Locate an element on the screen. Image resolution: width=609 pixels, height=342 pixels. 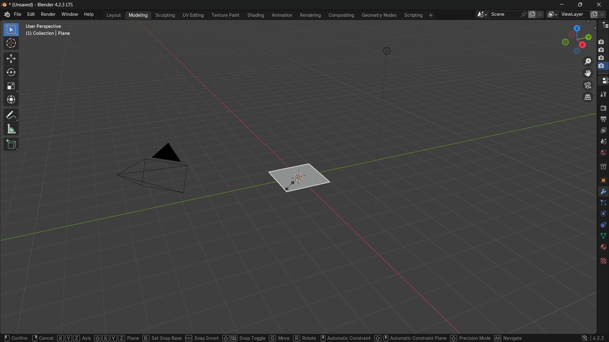
toggle the camera view is located at coordinates (588, 85).